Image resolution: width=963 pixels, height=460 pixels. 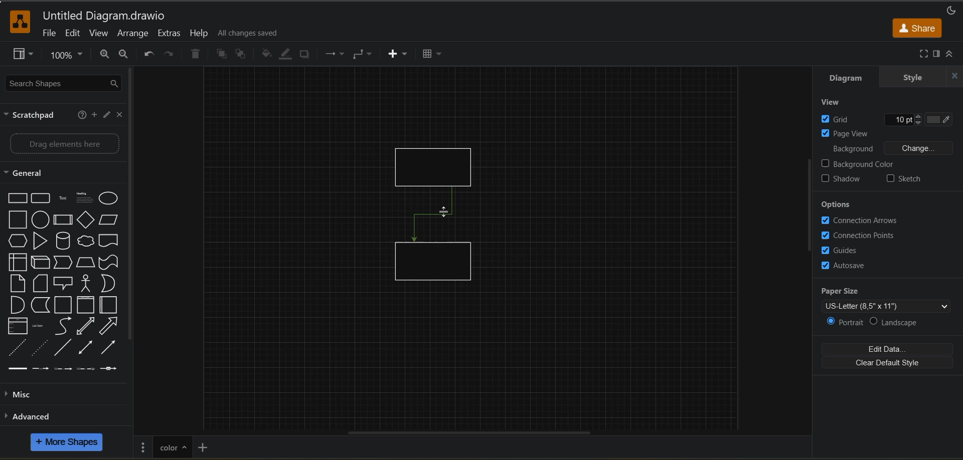 I want to click on background color, so click(x=859, y=164).